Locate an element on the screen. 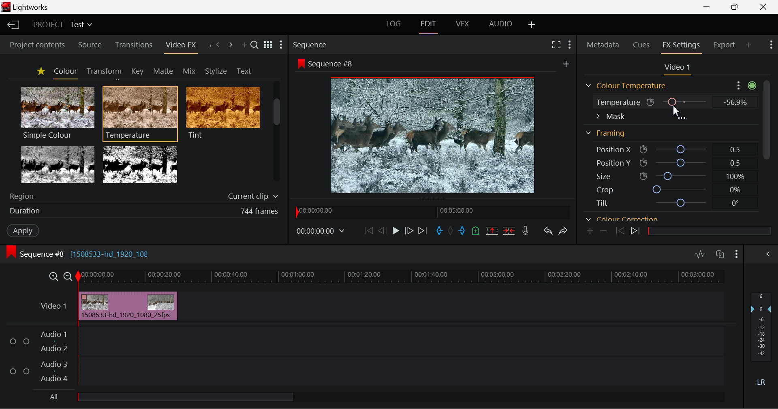 The height and width of the screenshot is (409, 778). Region is located at coordinates (24, 196).